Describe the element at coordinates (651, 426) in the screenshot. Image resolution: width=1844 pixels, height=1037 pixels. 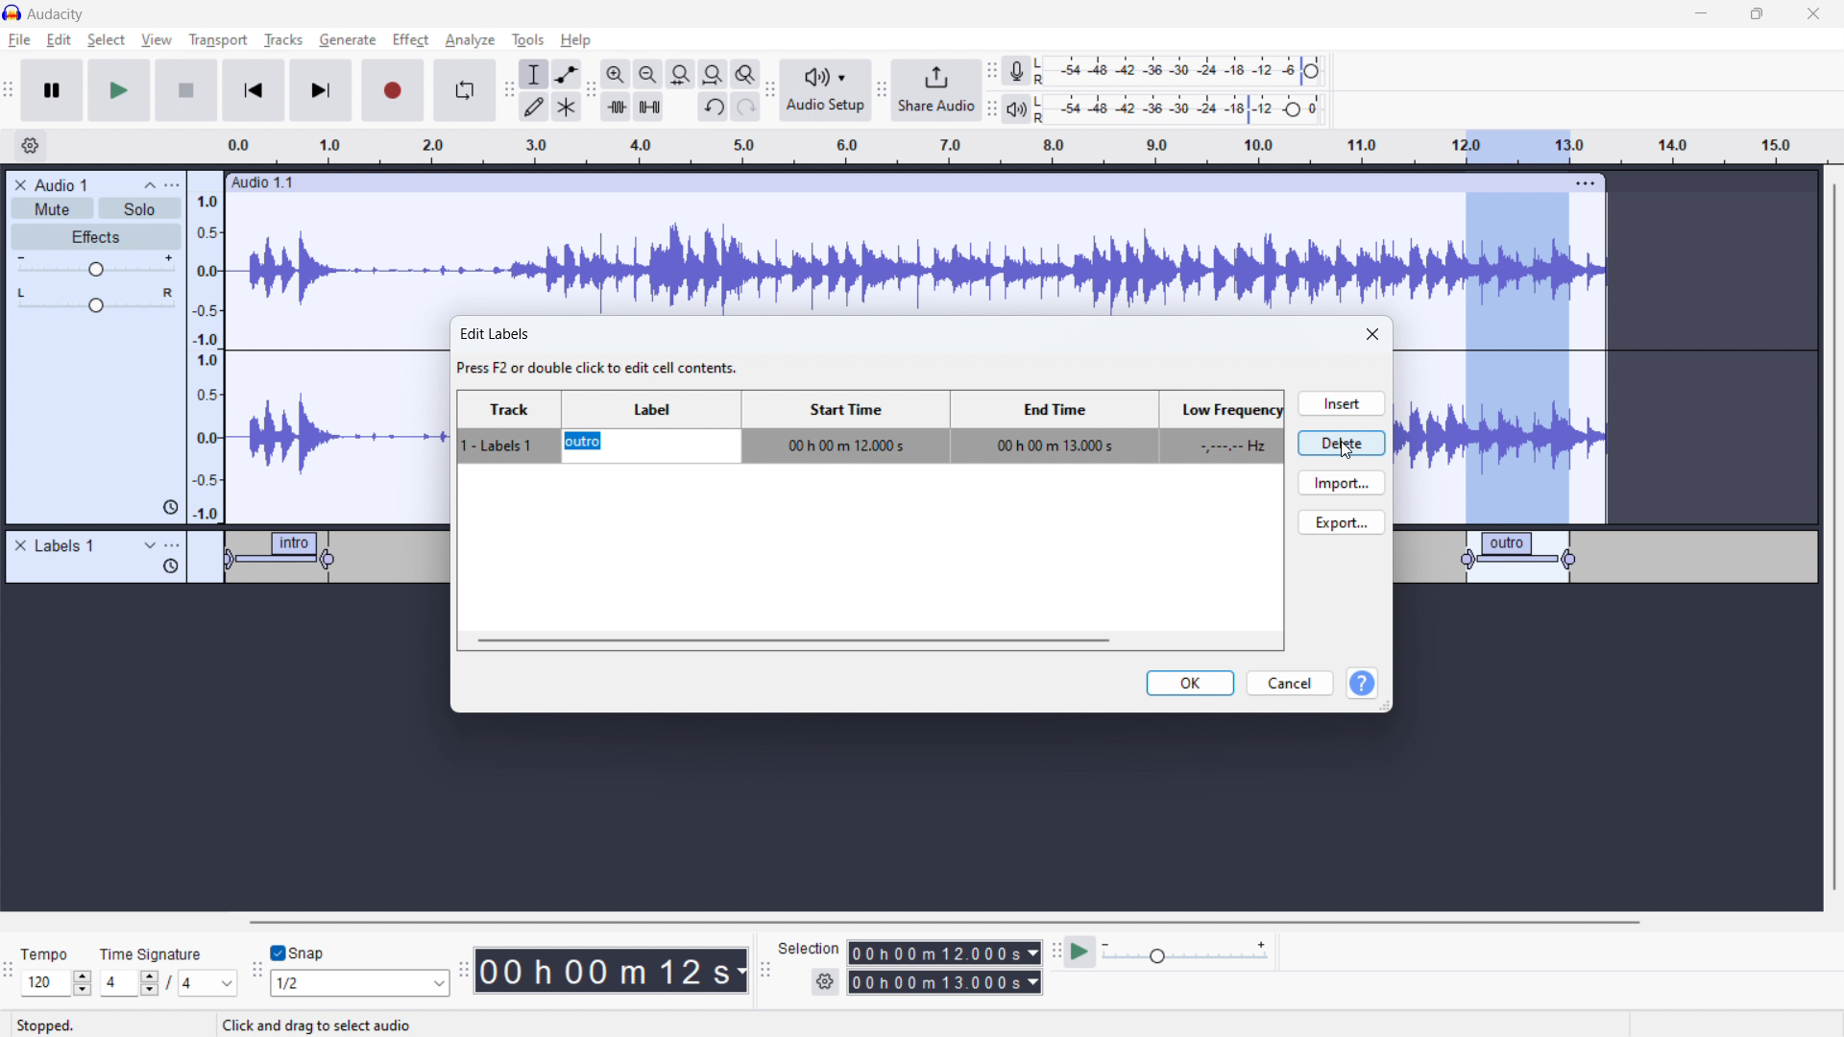
I see `label` at that location.